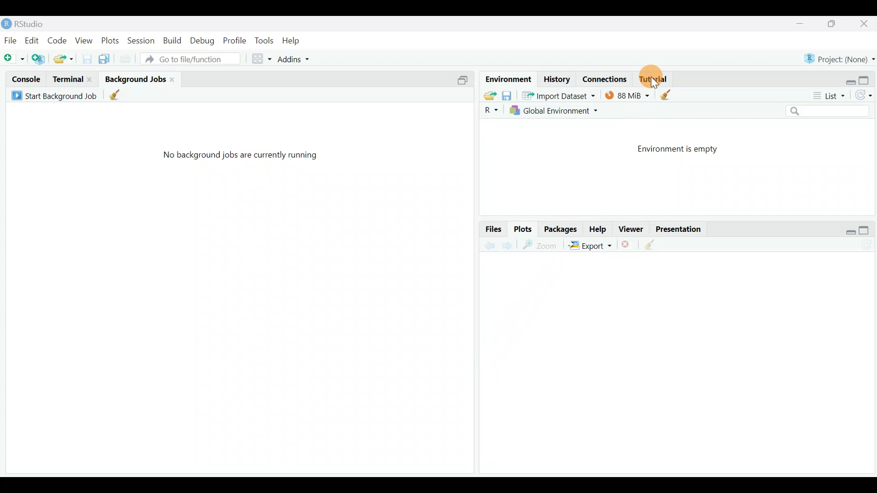 The width and height of the screenshot is (877, 493). What do you see at coordinates (653, 77) in the screenshot?
I see `Tutorial` at bounding box center [653, 77].